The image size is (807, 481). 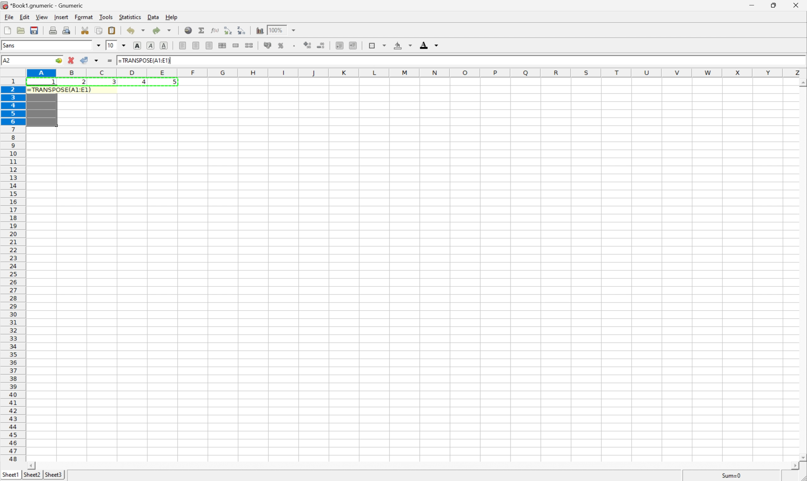 What do you see at coordinates (209, 45) in the screenshot?
I see `align right` at bounding box center [209, 45].